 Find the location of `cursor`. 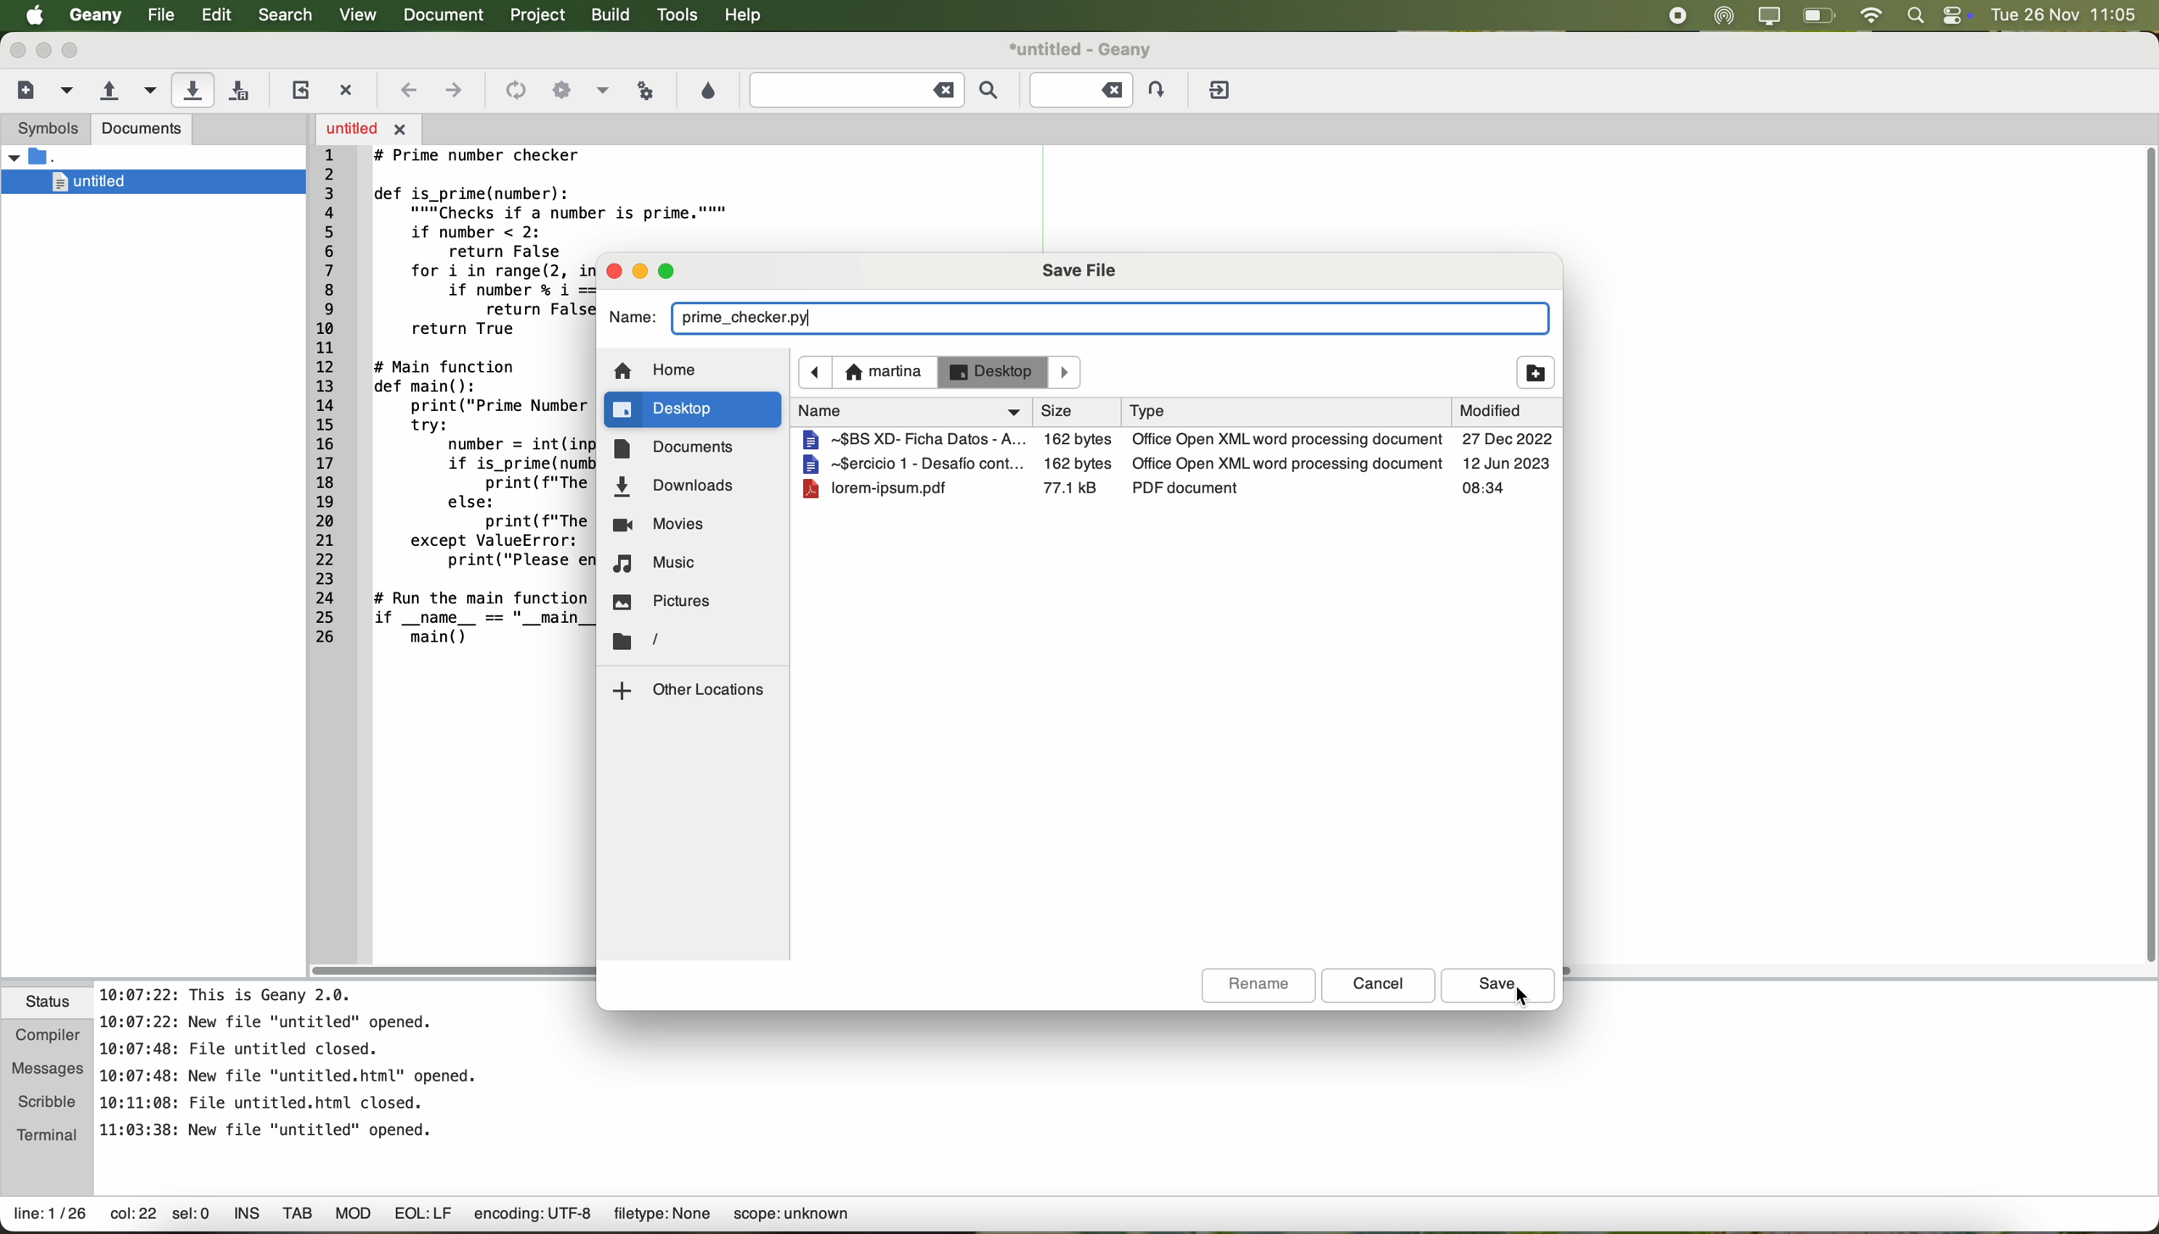

cursor is located at coordinates (1525, 998).